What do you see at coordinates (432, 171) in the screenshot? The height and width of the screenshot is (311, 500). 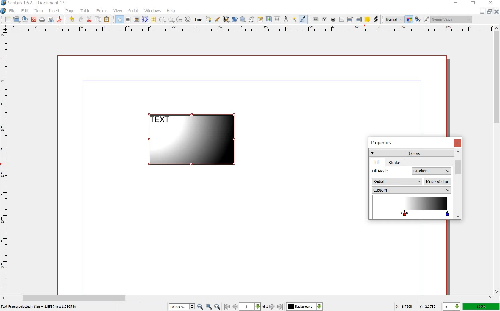 I see `gradient` at bounding box center [432, 171].